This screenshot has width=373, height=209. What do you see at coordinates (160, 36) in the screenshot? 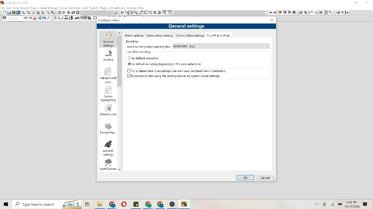
I see `Other editor settings` at bounding box center [160, 36].